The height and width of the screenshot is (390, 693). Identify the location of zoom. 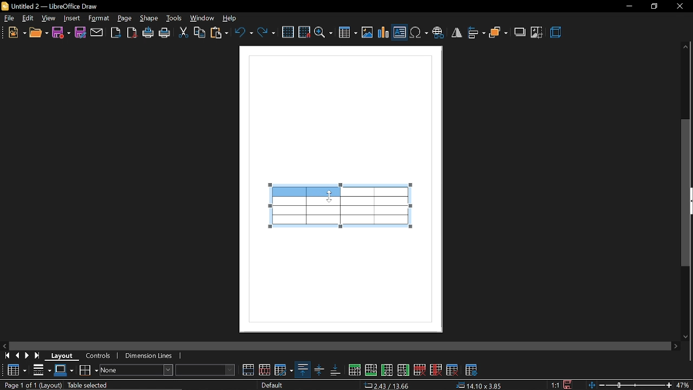
(324, 32).